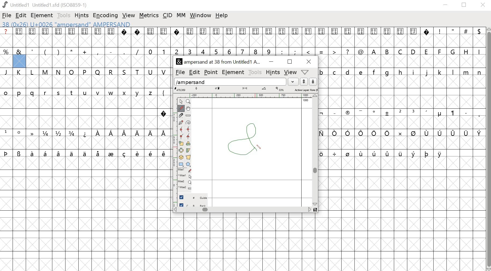 Image resolution: width=491 pixels, height=271 pixels. I want to click on ., so click(466, 112).